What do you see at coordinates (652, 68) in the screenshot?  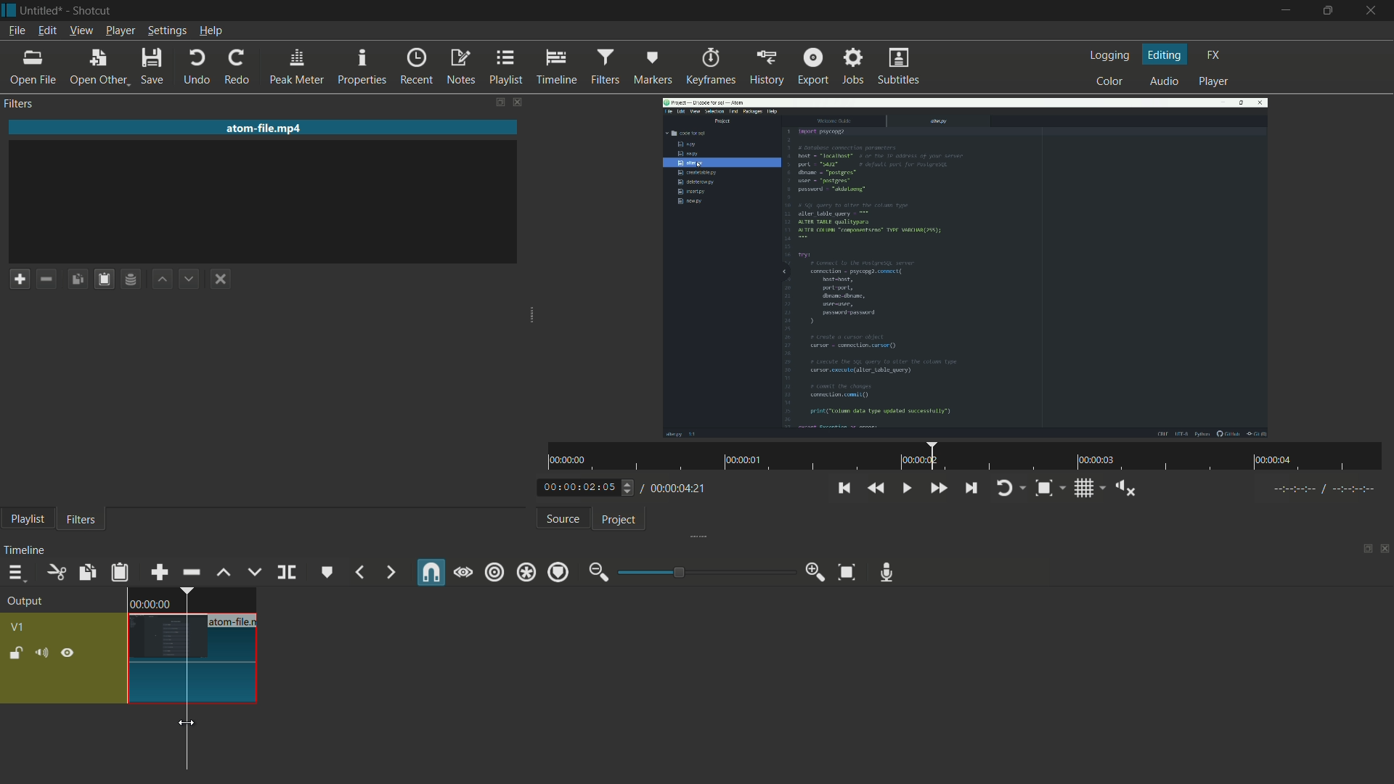 I see `markers` at bounding box center [652, 68].